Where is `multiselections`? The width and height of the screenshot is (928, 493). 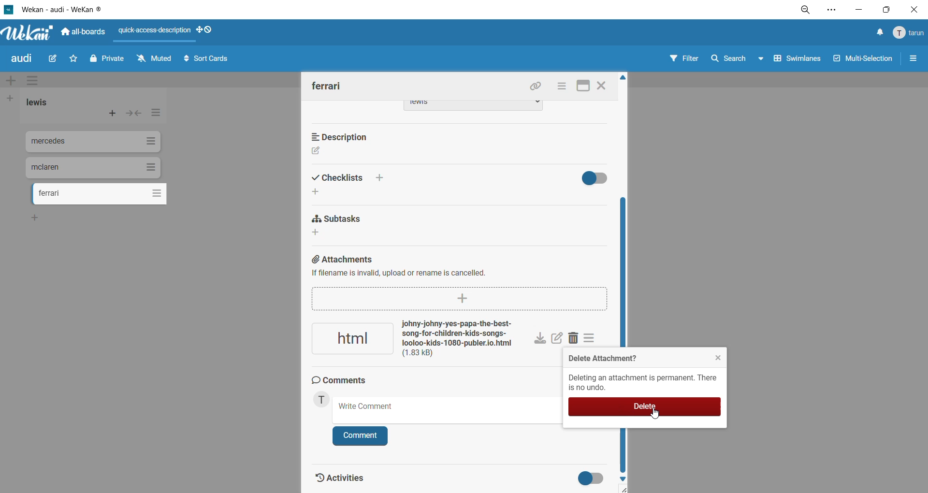
multiselections is located at coordinates (861, 60).